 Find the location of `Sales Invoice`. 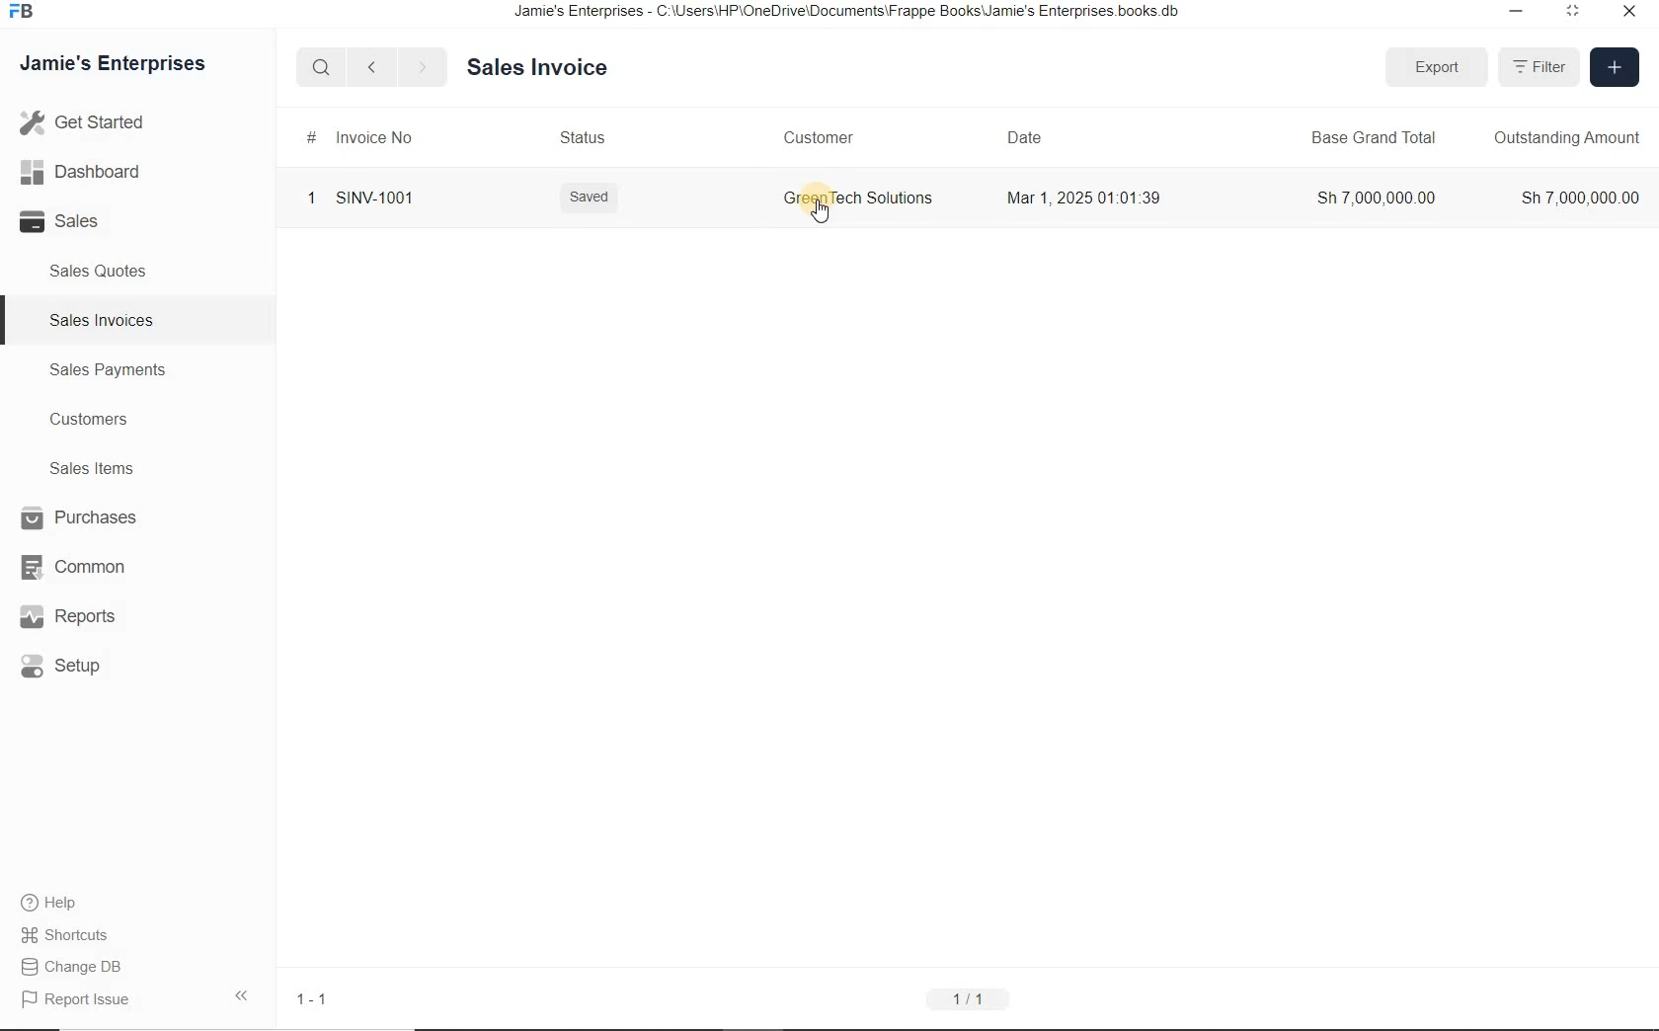

Sales Invoice is located at coordinates (539, 68).